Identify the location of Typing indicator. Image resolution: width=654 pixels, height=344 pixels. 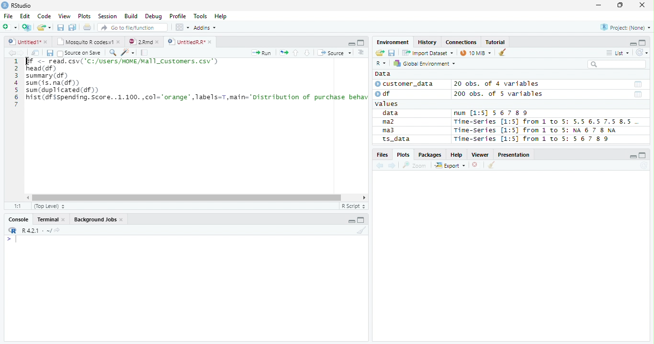
(16, 240).